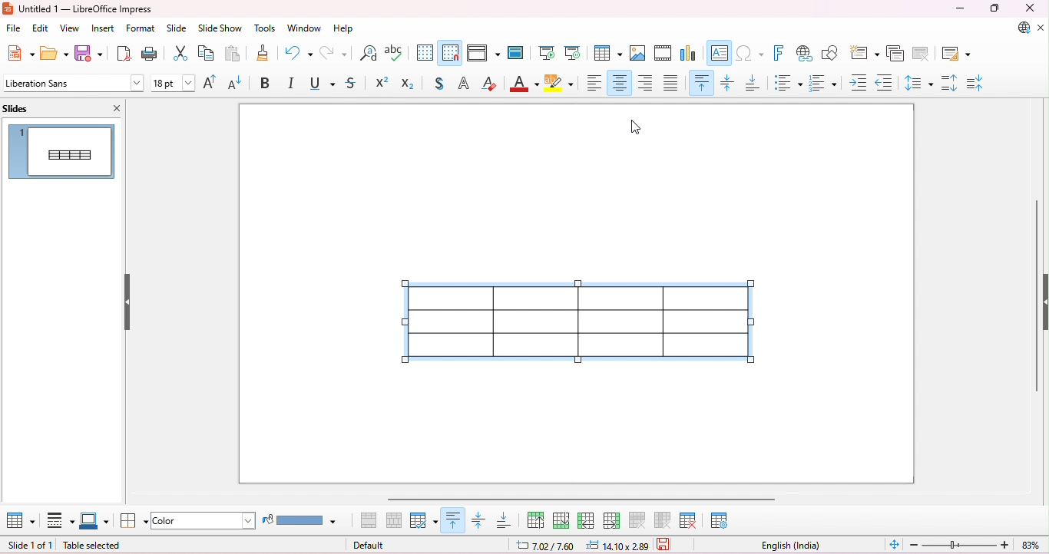 The image size is (1049, 554). Describe the element at coordinates (74, 82) in the screenshot. I see `font style` at that location.